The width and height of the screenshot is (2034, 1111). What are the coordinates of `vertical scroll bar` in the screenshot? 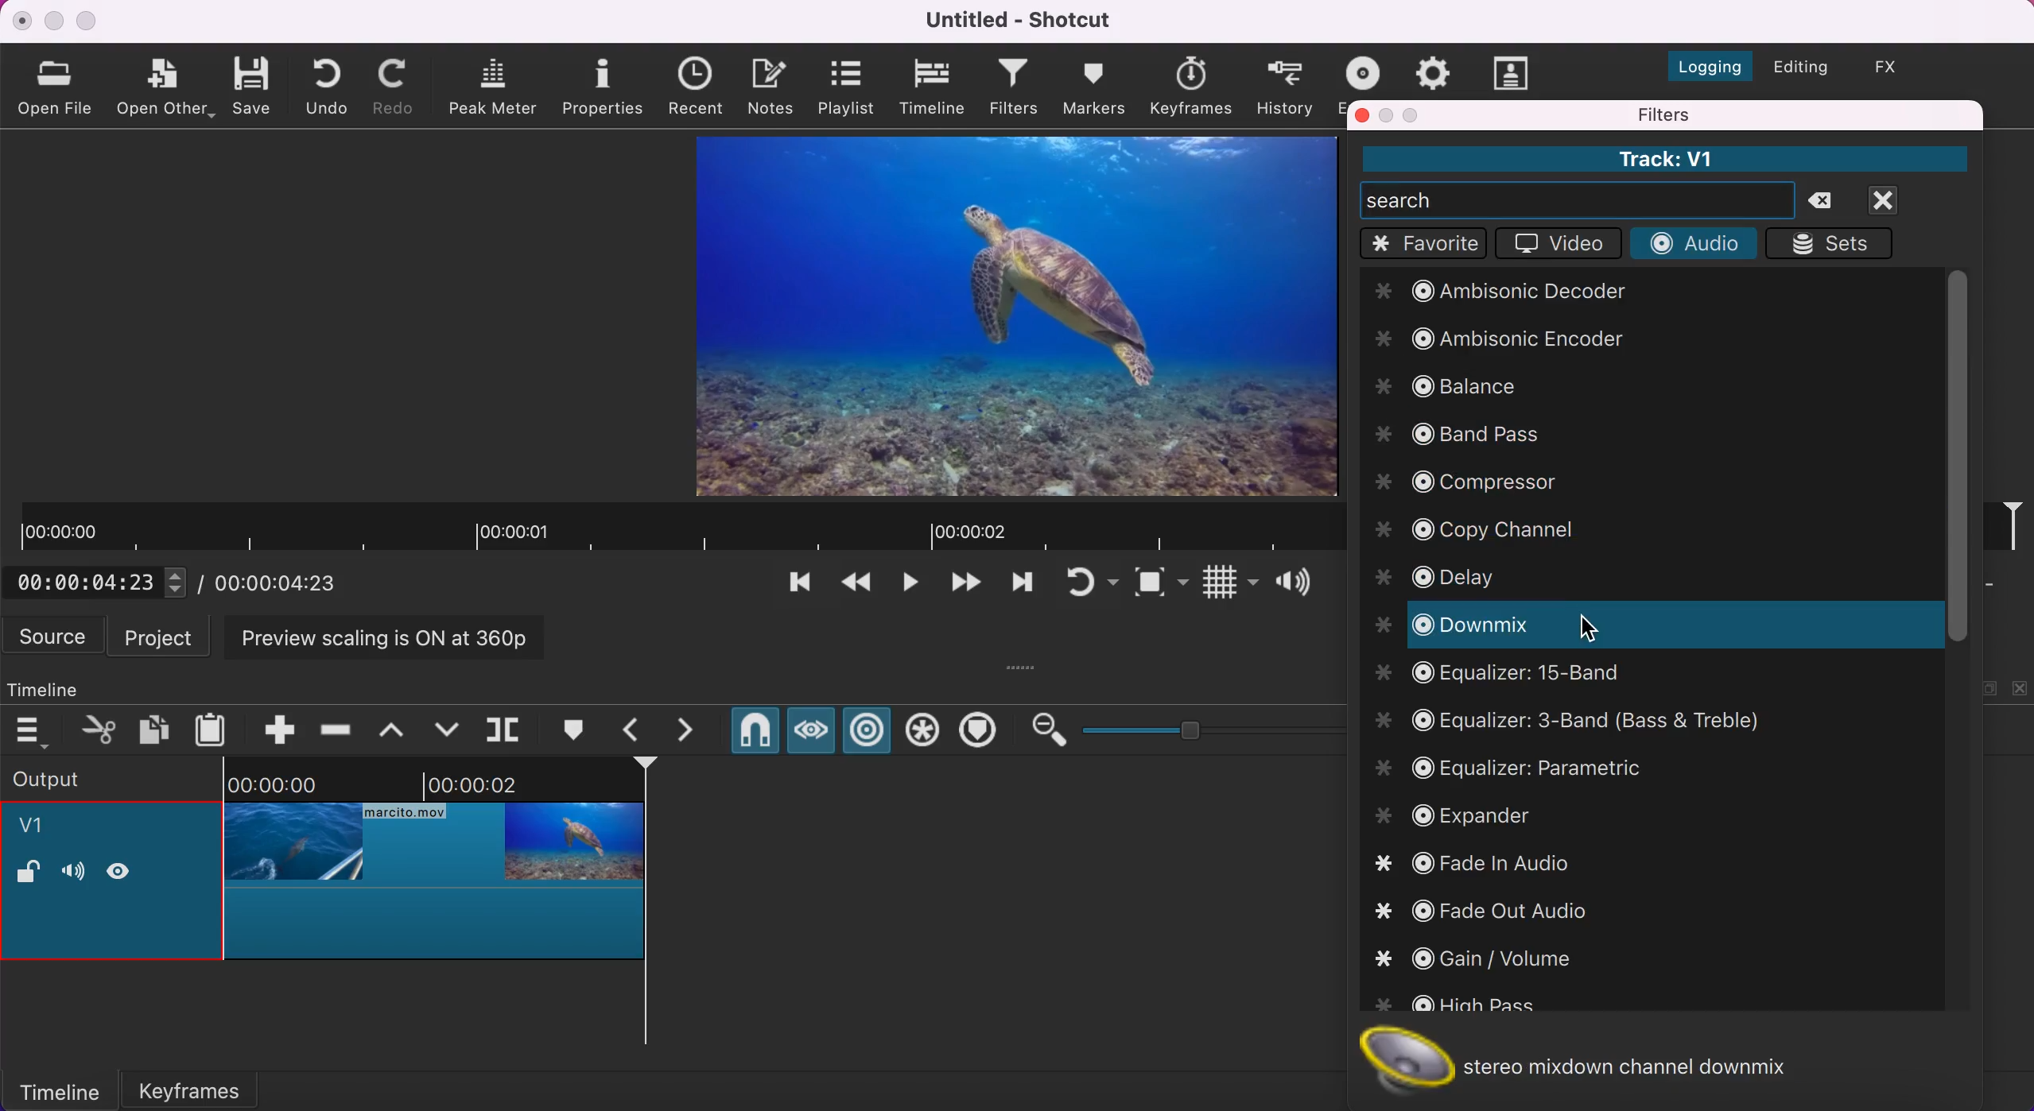 It's located at (1955, 456).